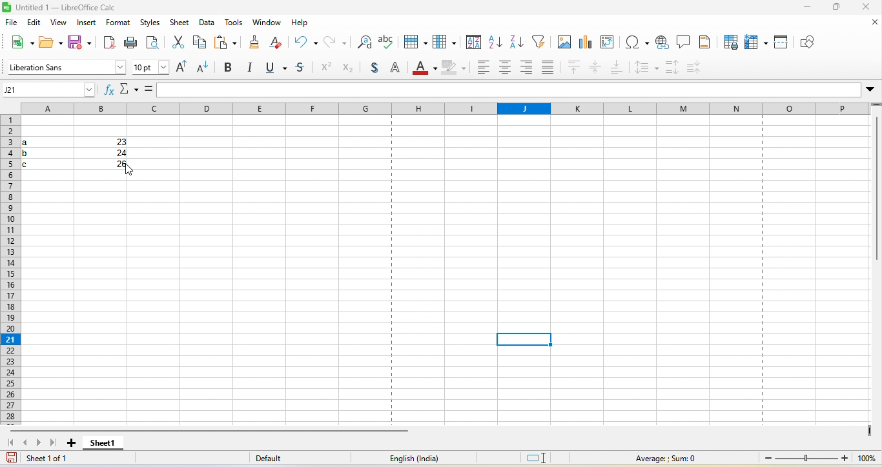  What do you see at coordinates (682, 458) in the screenshot?
I see `average, sum=0` at bounding box center [682, 458].